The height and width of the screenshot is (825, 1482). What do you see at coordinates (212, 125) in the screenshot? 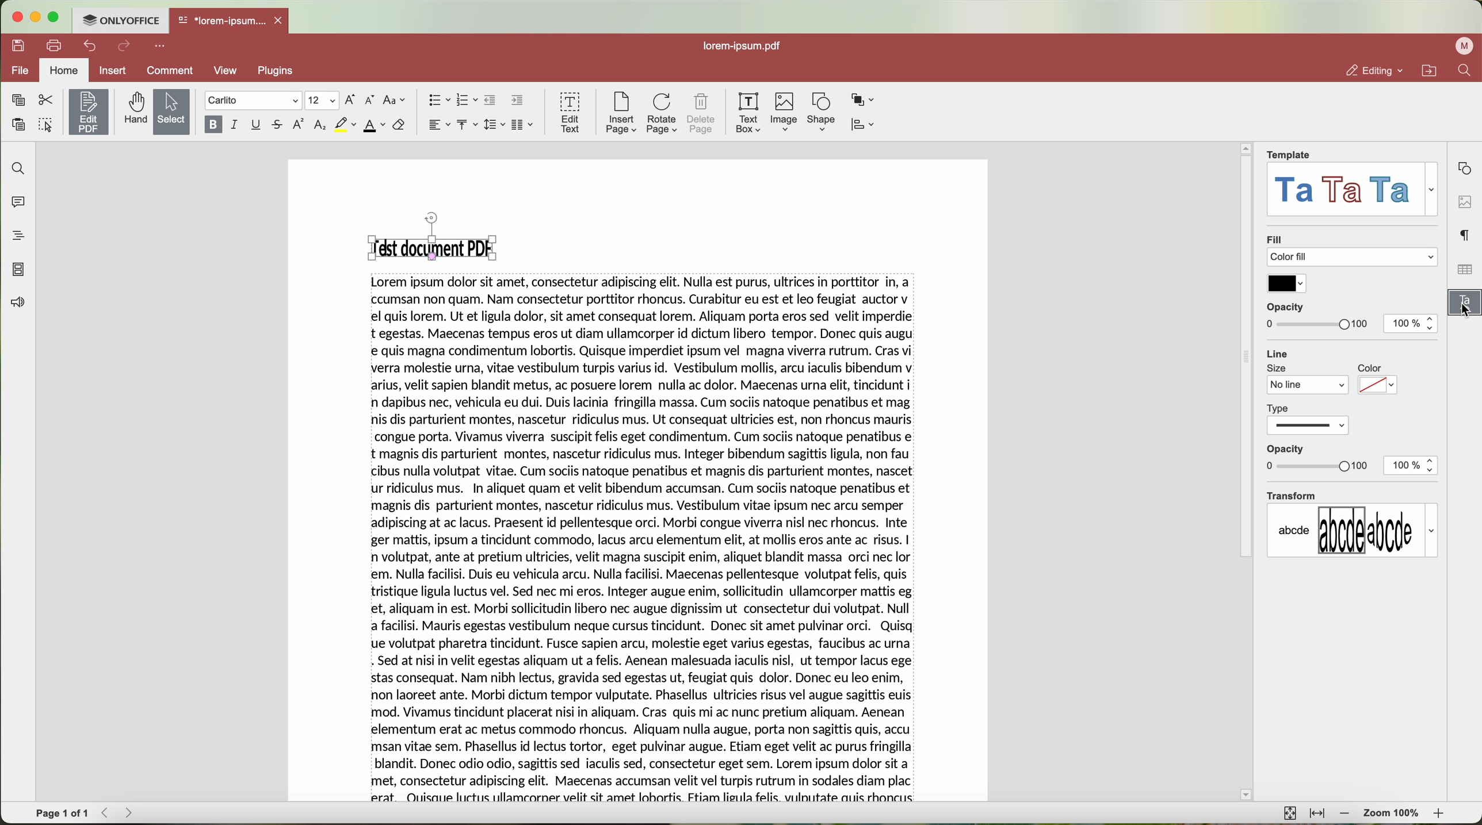
I see `bold` at bounding box center [212, 125].